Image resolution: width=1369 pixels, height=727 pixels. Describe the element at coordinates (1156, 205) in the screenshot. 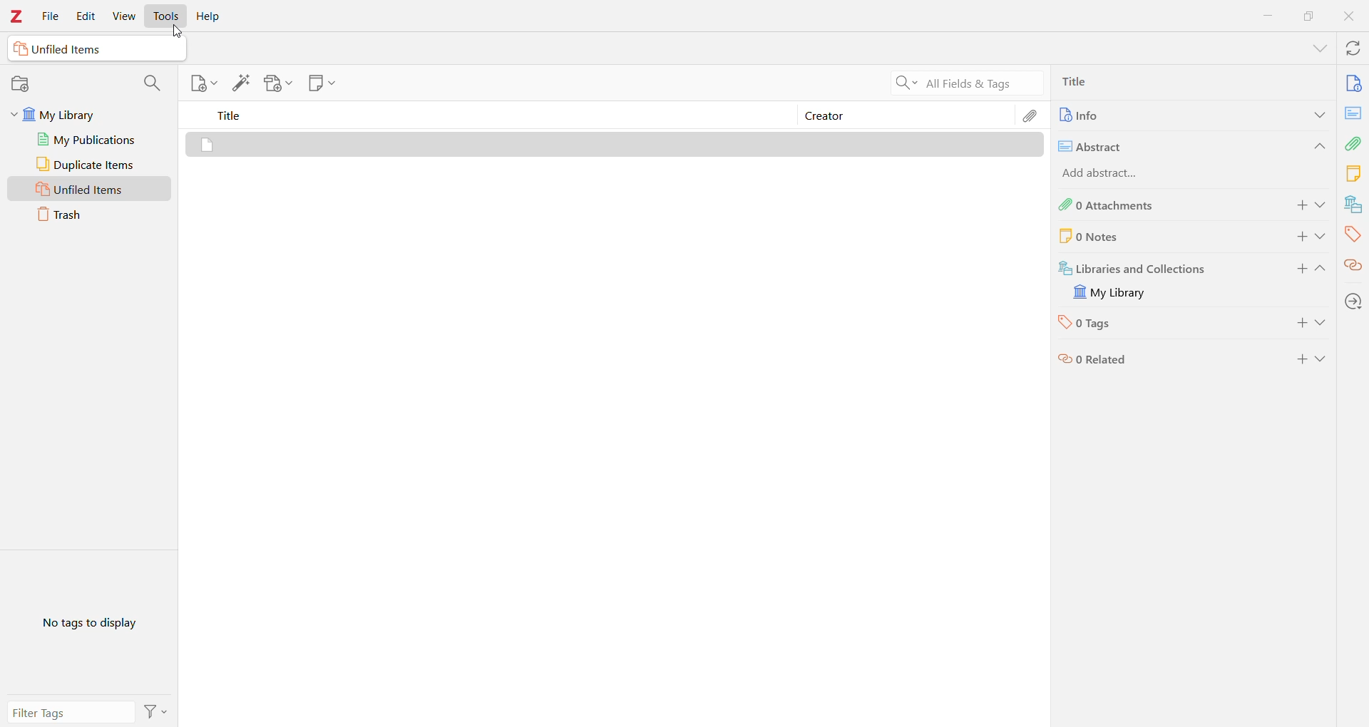

I see `0 Attachments` at that location.